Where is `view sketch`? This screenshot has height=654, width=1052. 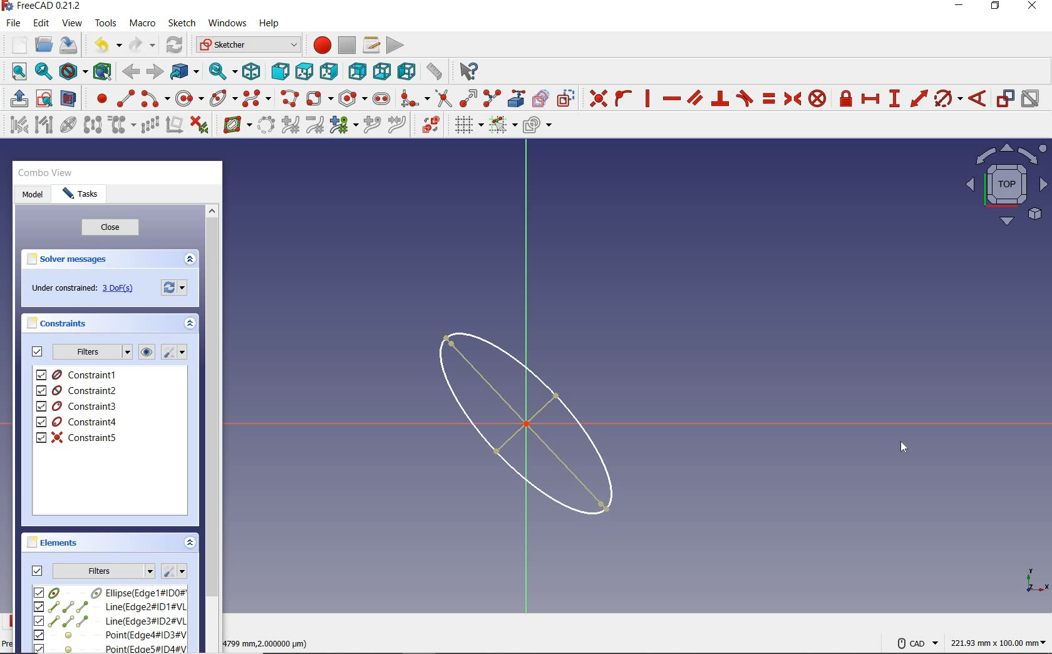
view sketch is located at coordinates (45, 97).